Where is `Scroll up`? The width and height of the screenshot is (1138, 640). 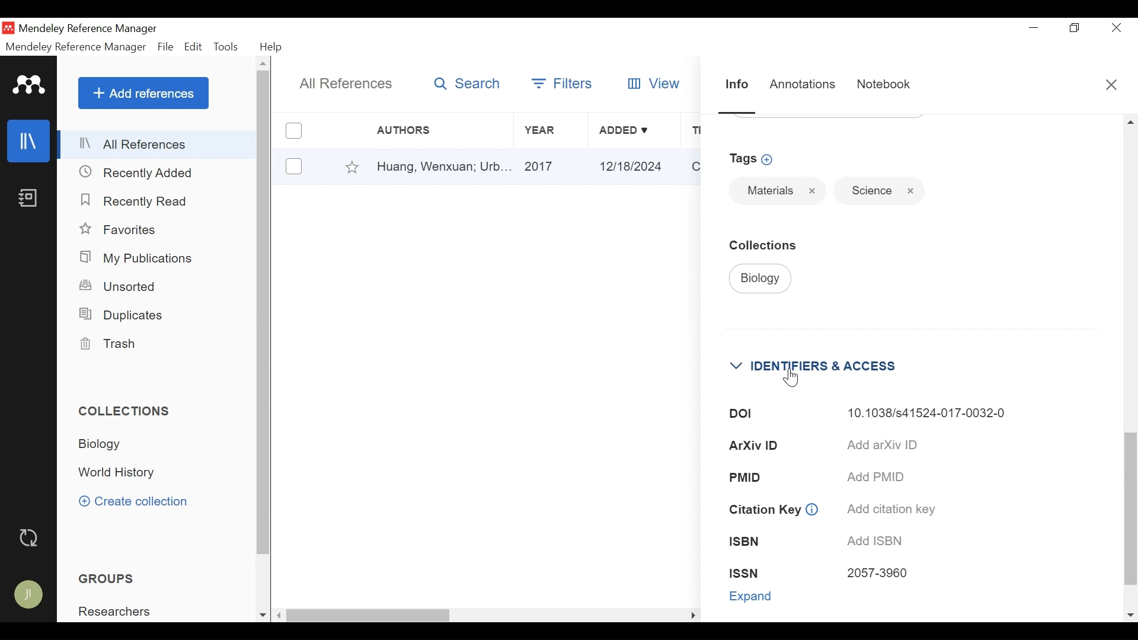 Scroll up is located at coordinates (1130, 121).